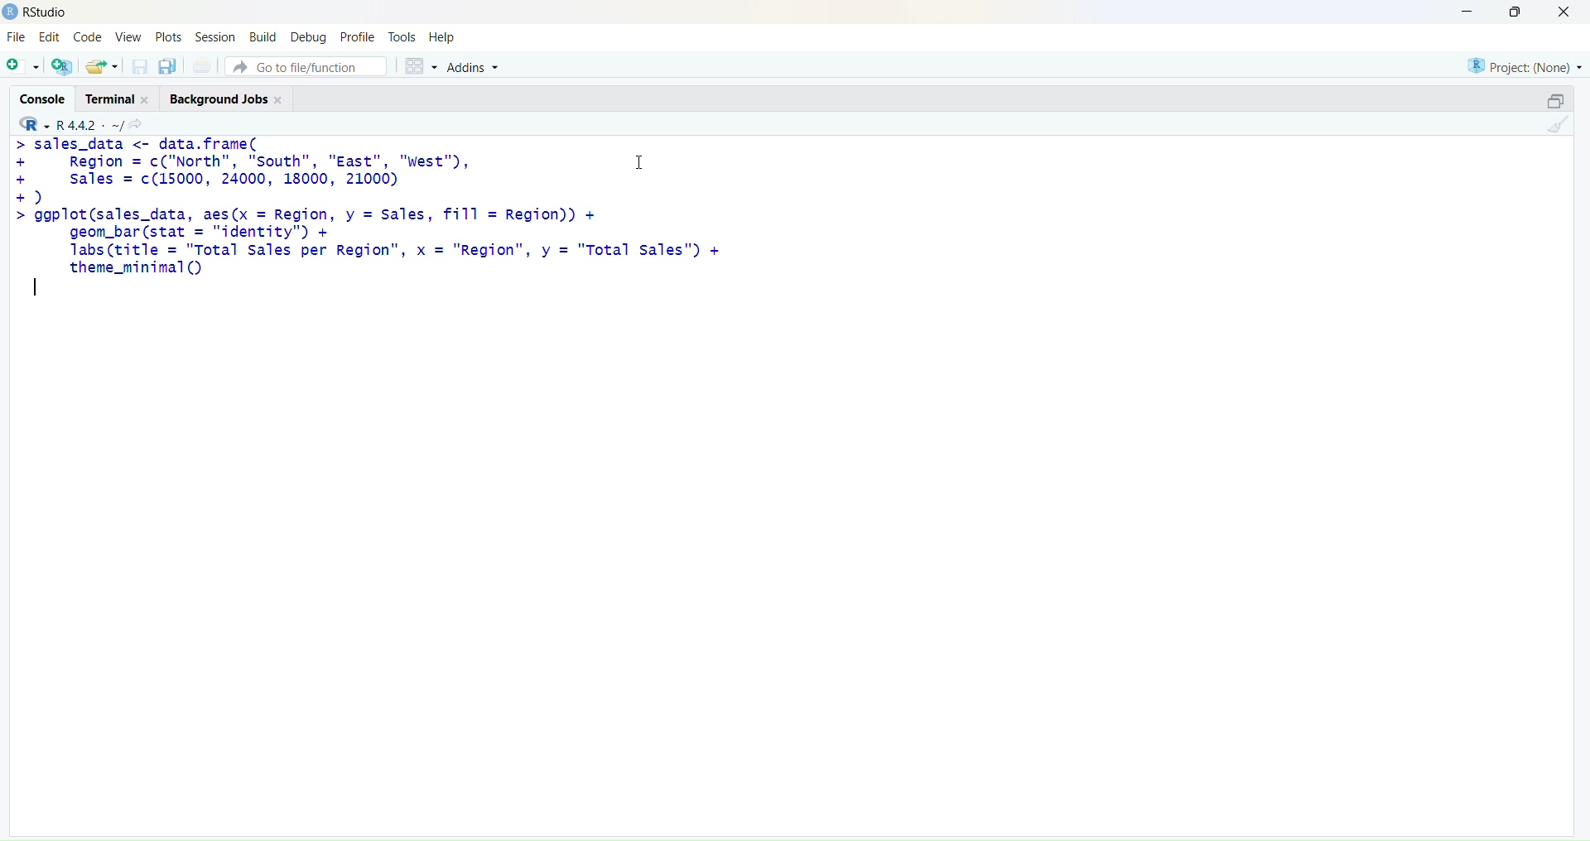  What do you see at coordinates (223, 101) in the screenshot?
I see `Background Jobs` at bounding box center [223, 101].